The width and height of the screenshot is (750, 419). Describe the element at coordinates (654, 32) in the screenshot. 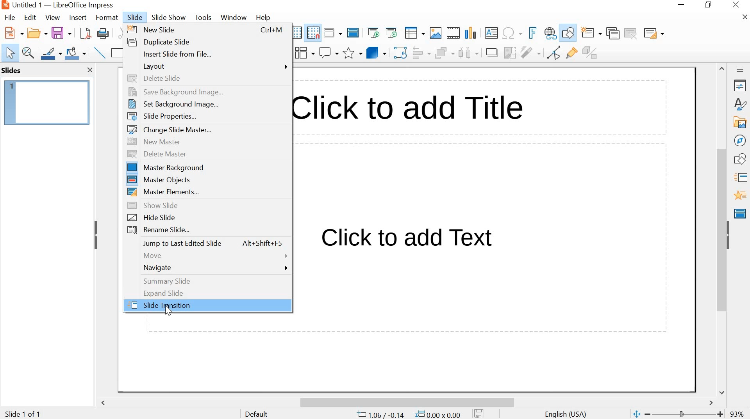

I see `Slide layout` at that location.